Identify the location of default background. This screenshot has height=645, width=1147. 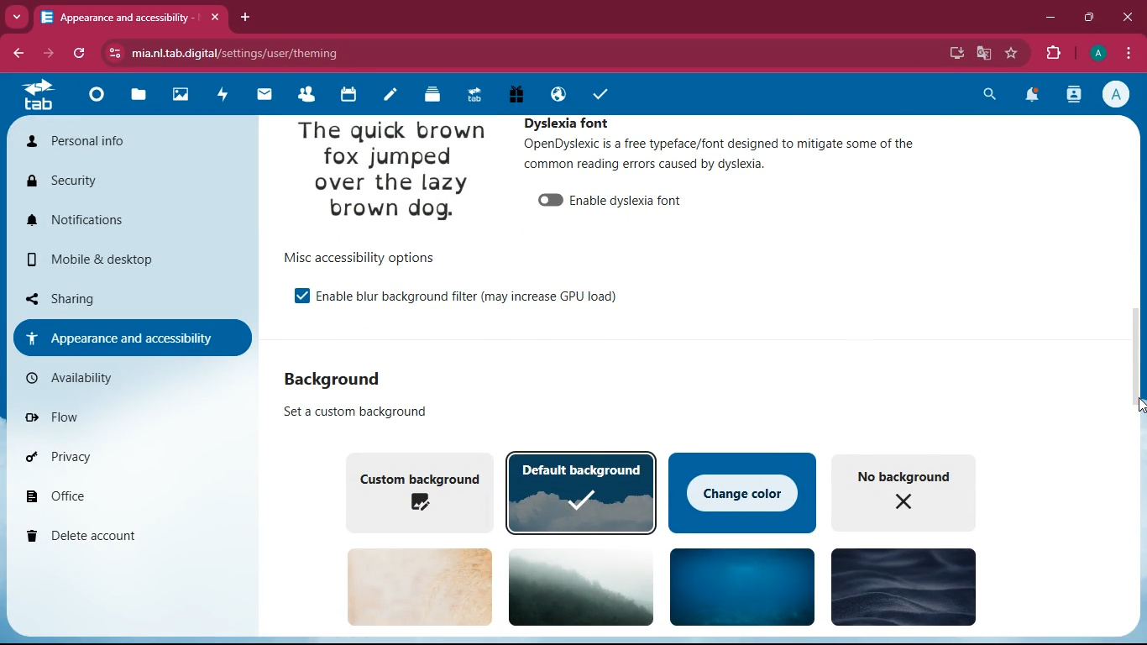
(583, 492).